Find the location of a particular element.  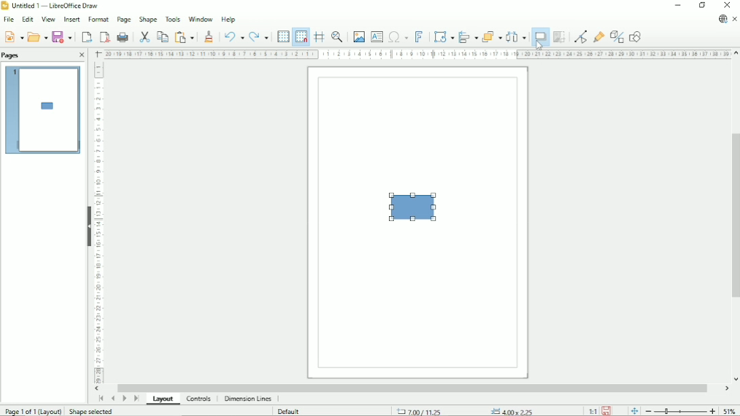

Crop image is located at coordinates (560, 37).